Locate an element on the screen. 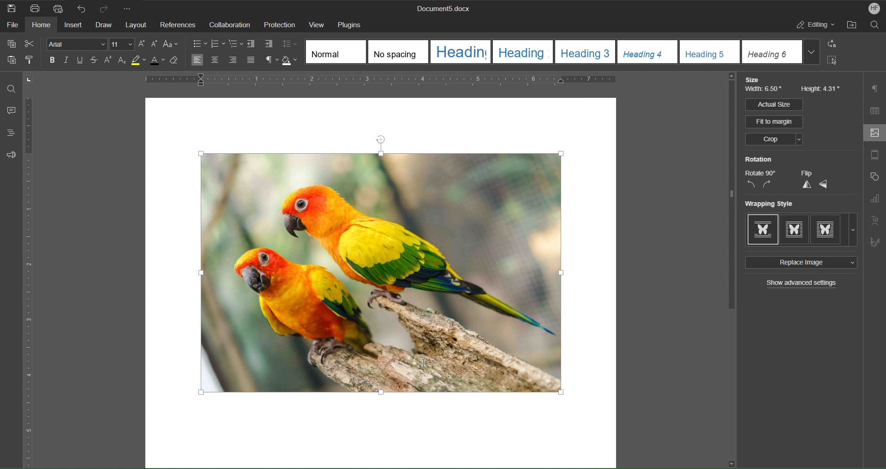 The image size is (886, 469). Editing is located at coordinates (816, 26).